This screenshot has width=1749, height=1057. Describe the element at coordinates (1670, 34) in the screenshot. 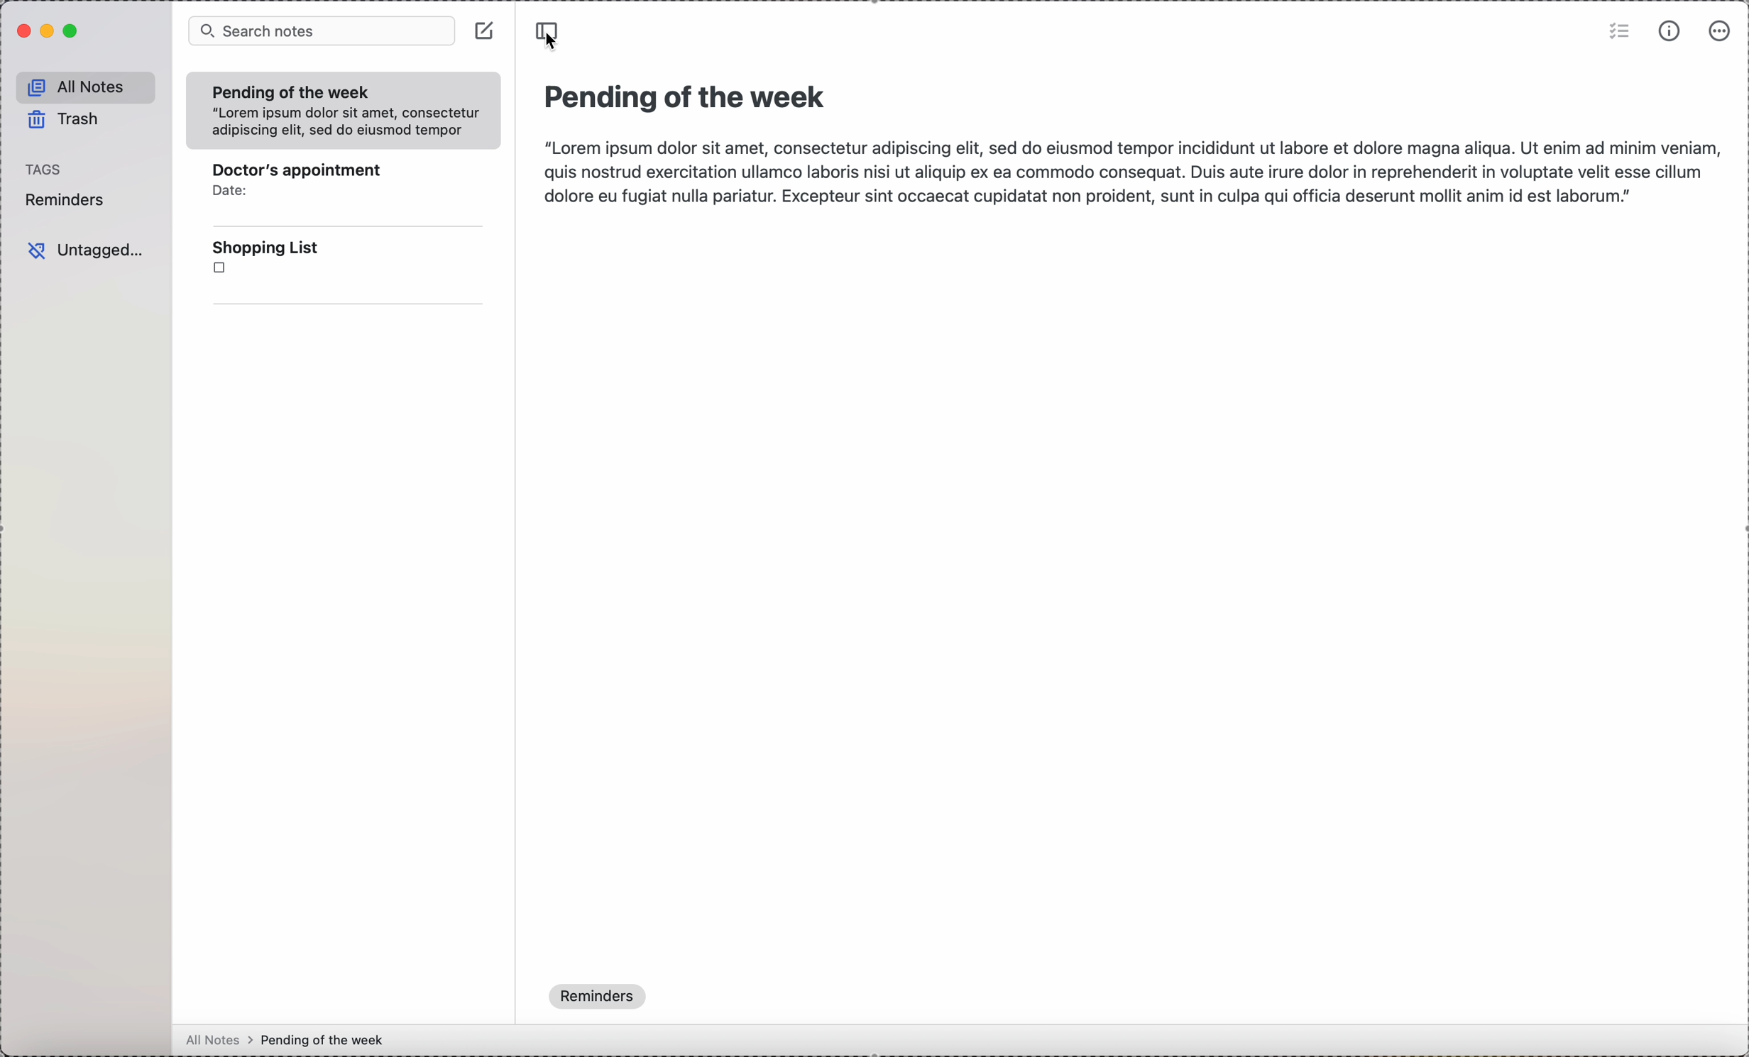

I see `metrics` at that location.